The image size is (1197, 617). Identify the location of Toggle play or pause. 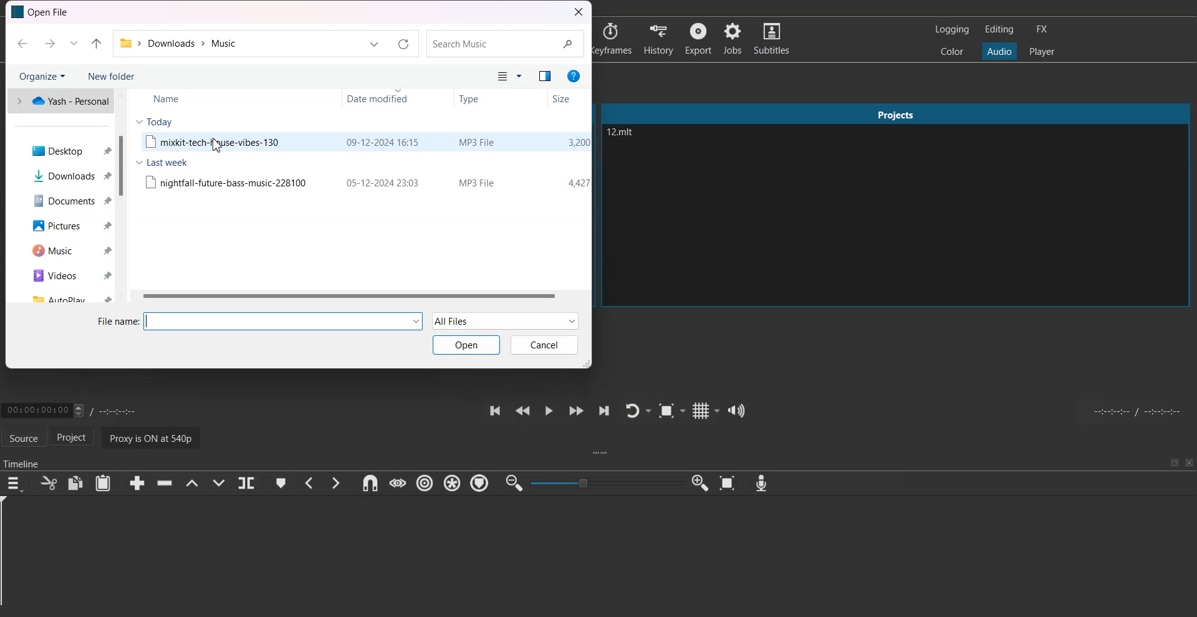
(549, 411).